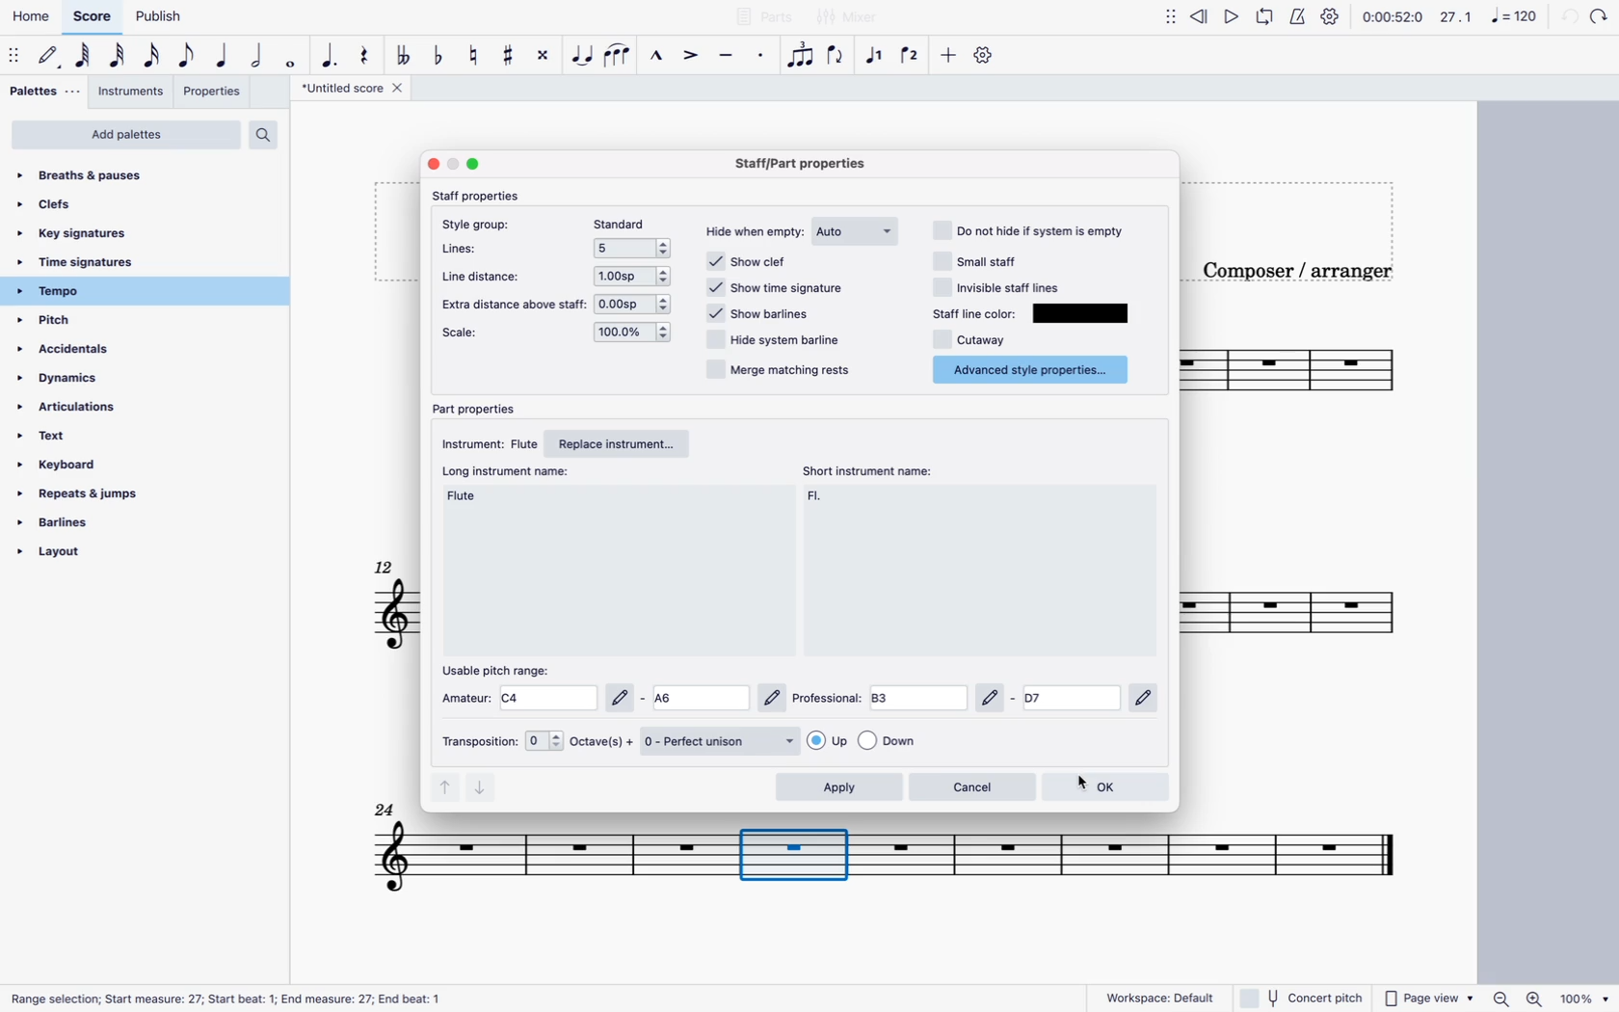  I want to click on workspace, so click(1161, 997).